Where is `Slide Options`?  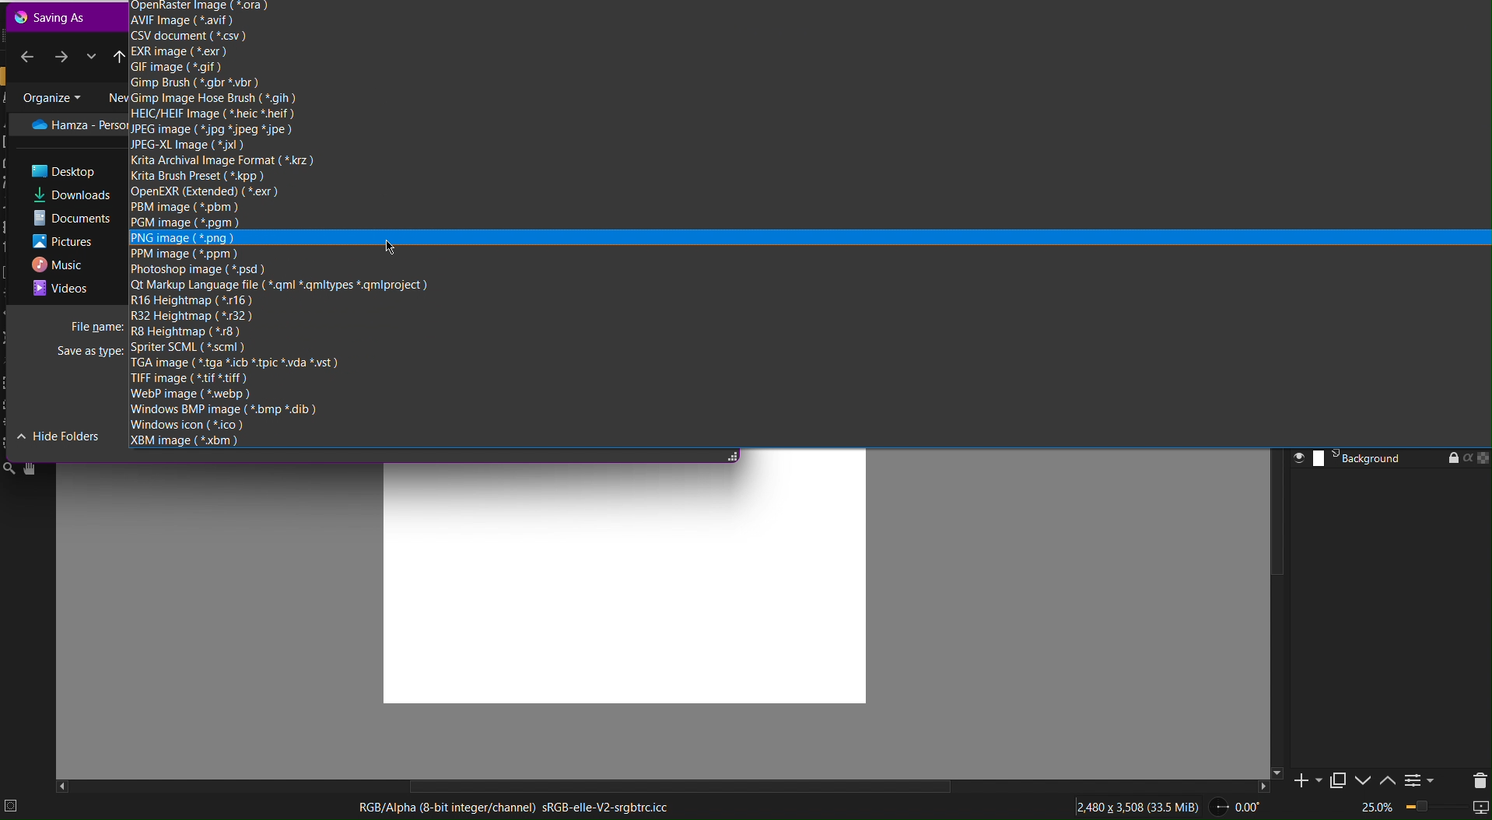
Slide Options is located at coordinates (1366, 780).